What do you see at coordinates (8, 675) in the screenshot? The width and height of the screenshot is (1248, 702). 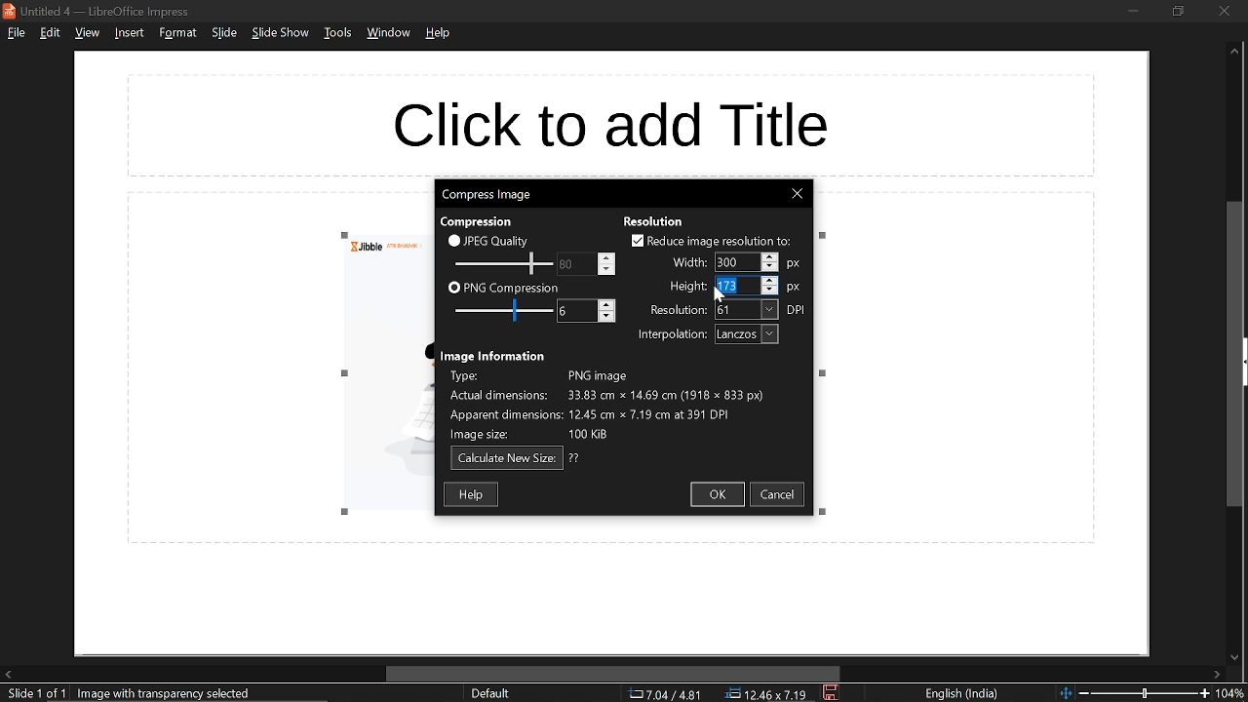 I see `move left` at bounding box center [8, 675].